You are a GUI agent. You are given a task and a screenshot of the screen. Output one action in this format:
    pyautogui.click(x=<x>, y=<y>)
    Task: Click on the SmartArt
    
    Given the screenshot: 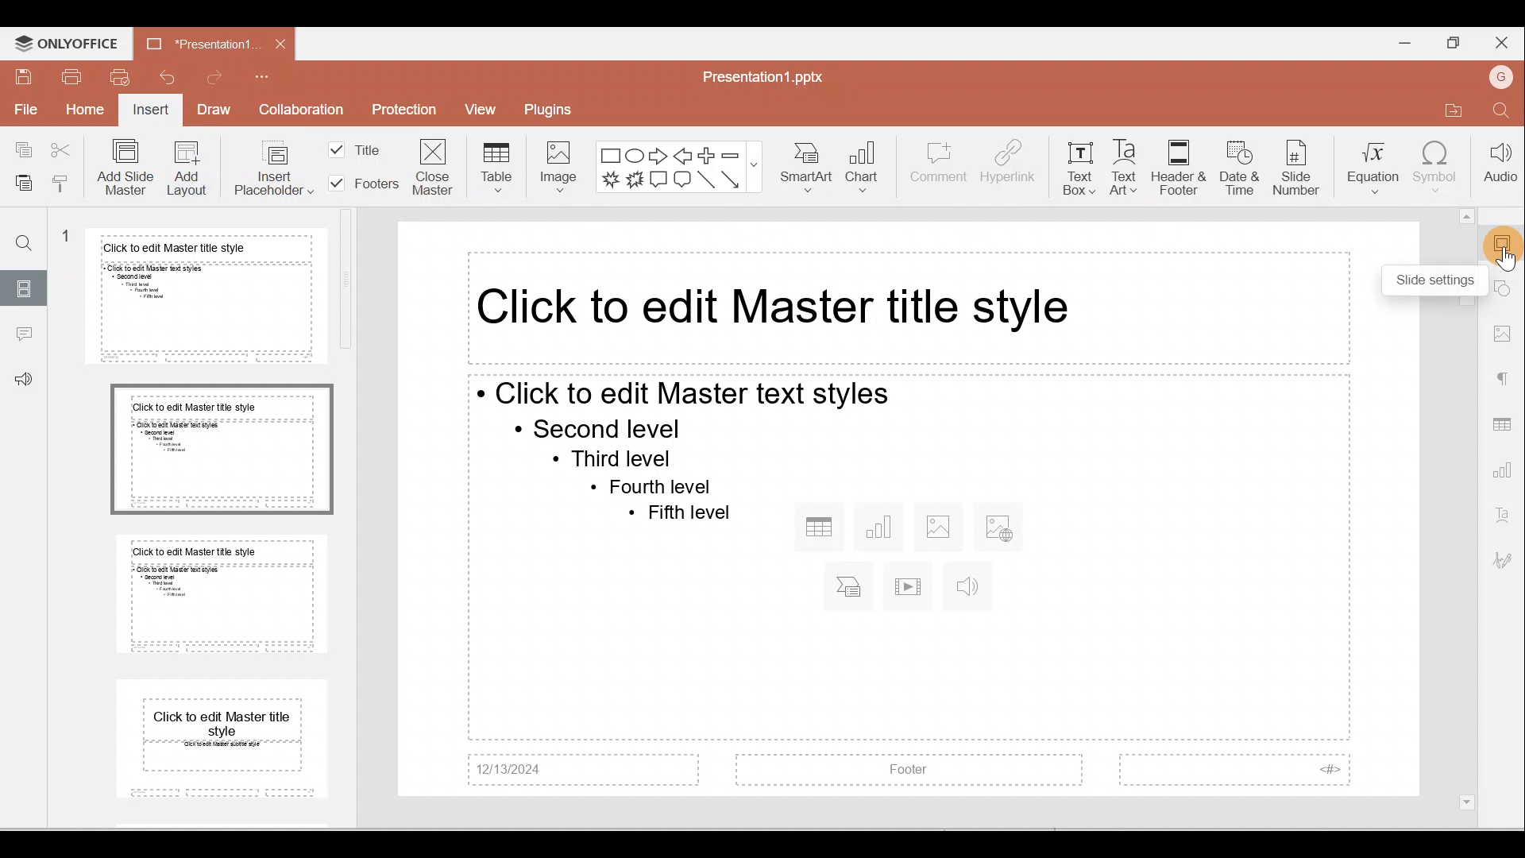 What is the action you would take?
    pyautogui.click(x=809, y=165)
    